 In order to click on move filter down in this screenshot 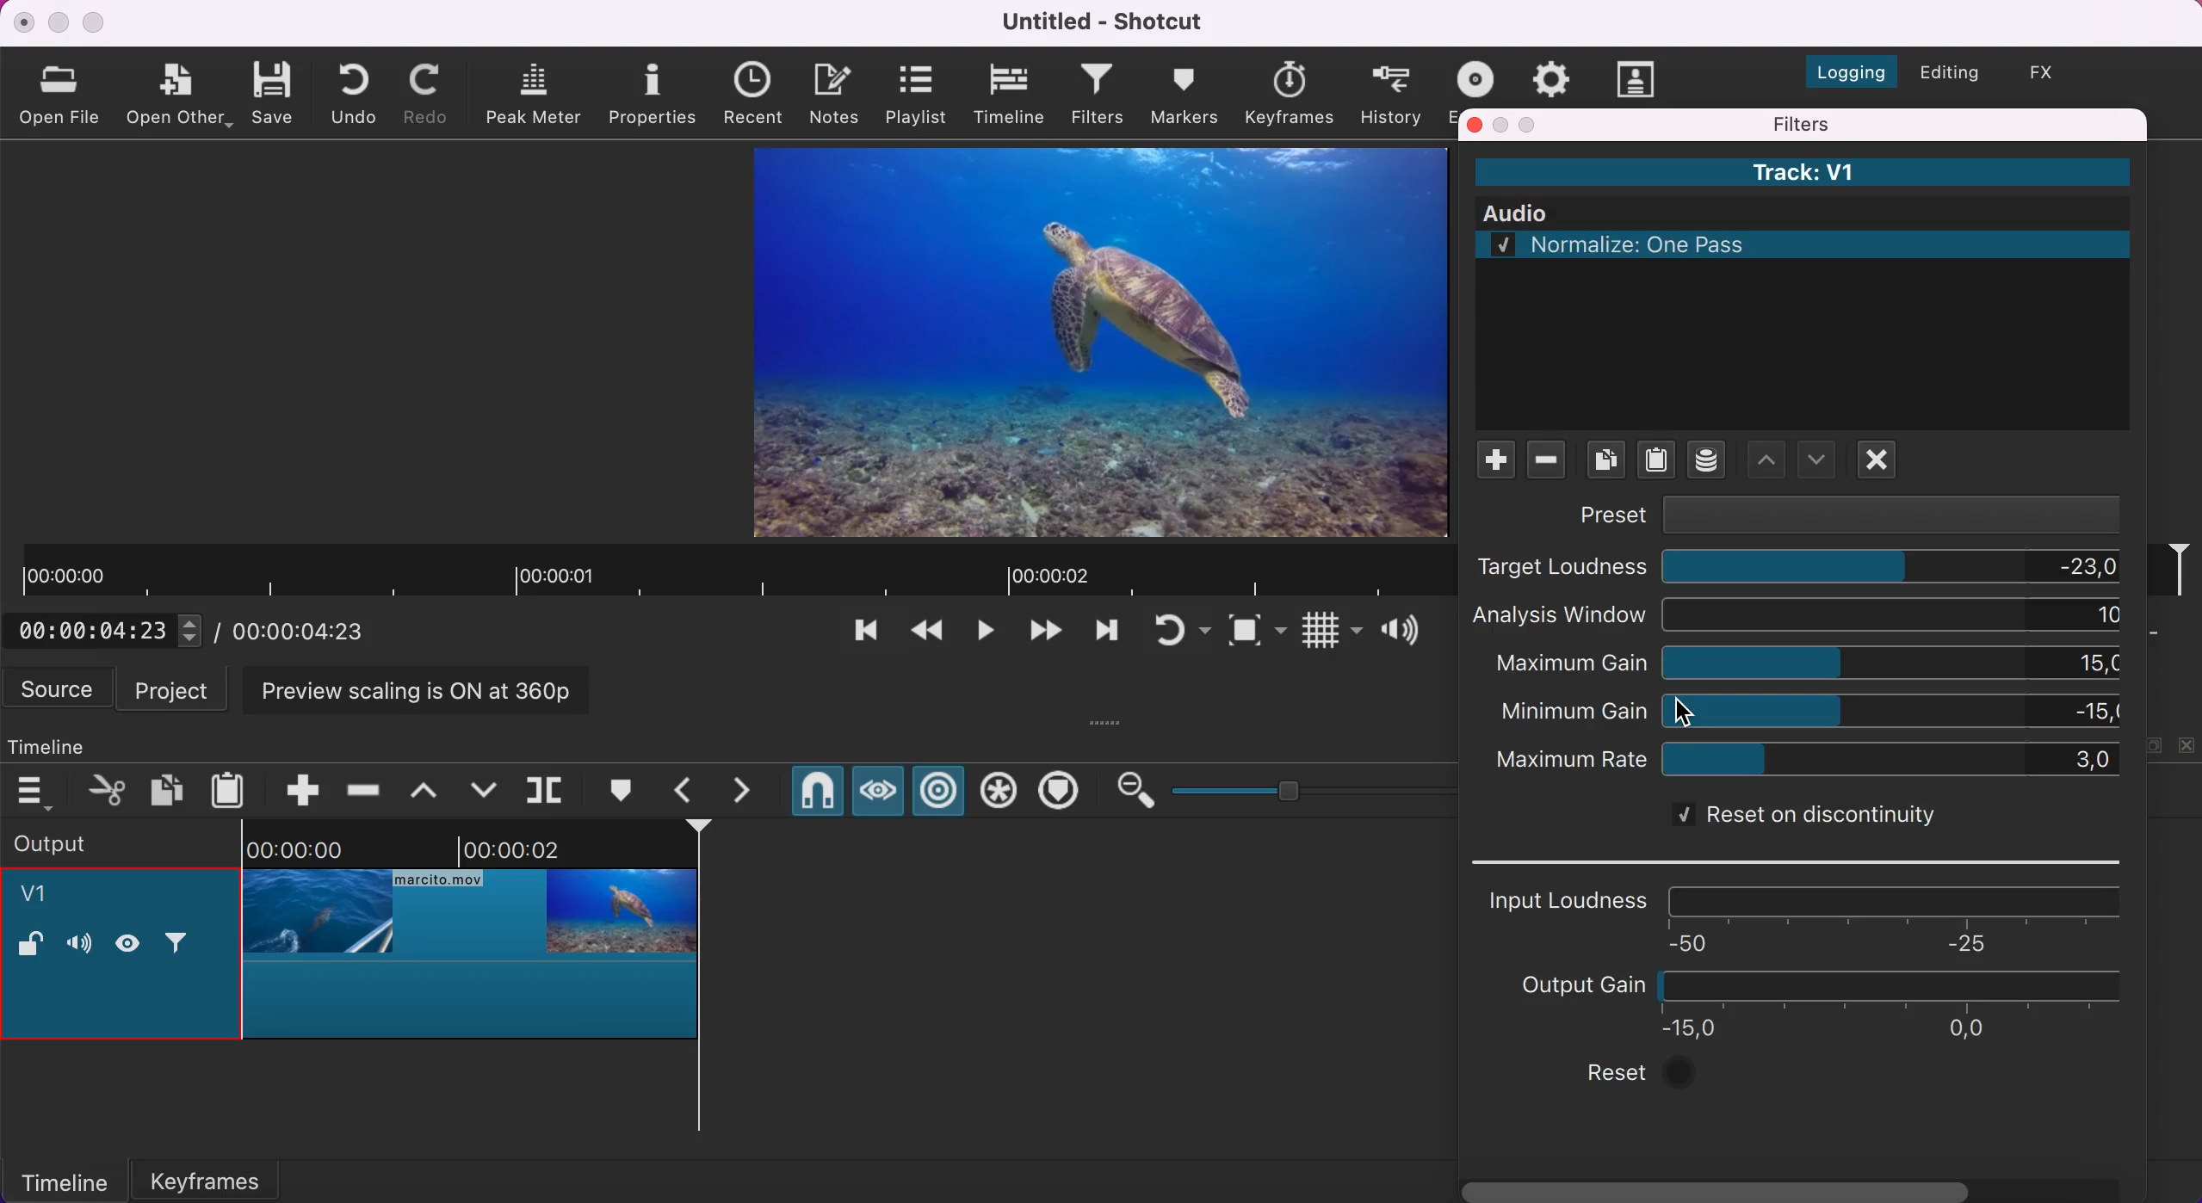, I will do `click(1765, 459)`.